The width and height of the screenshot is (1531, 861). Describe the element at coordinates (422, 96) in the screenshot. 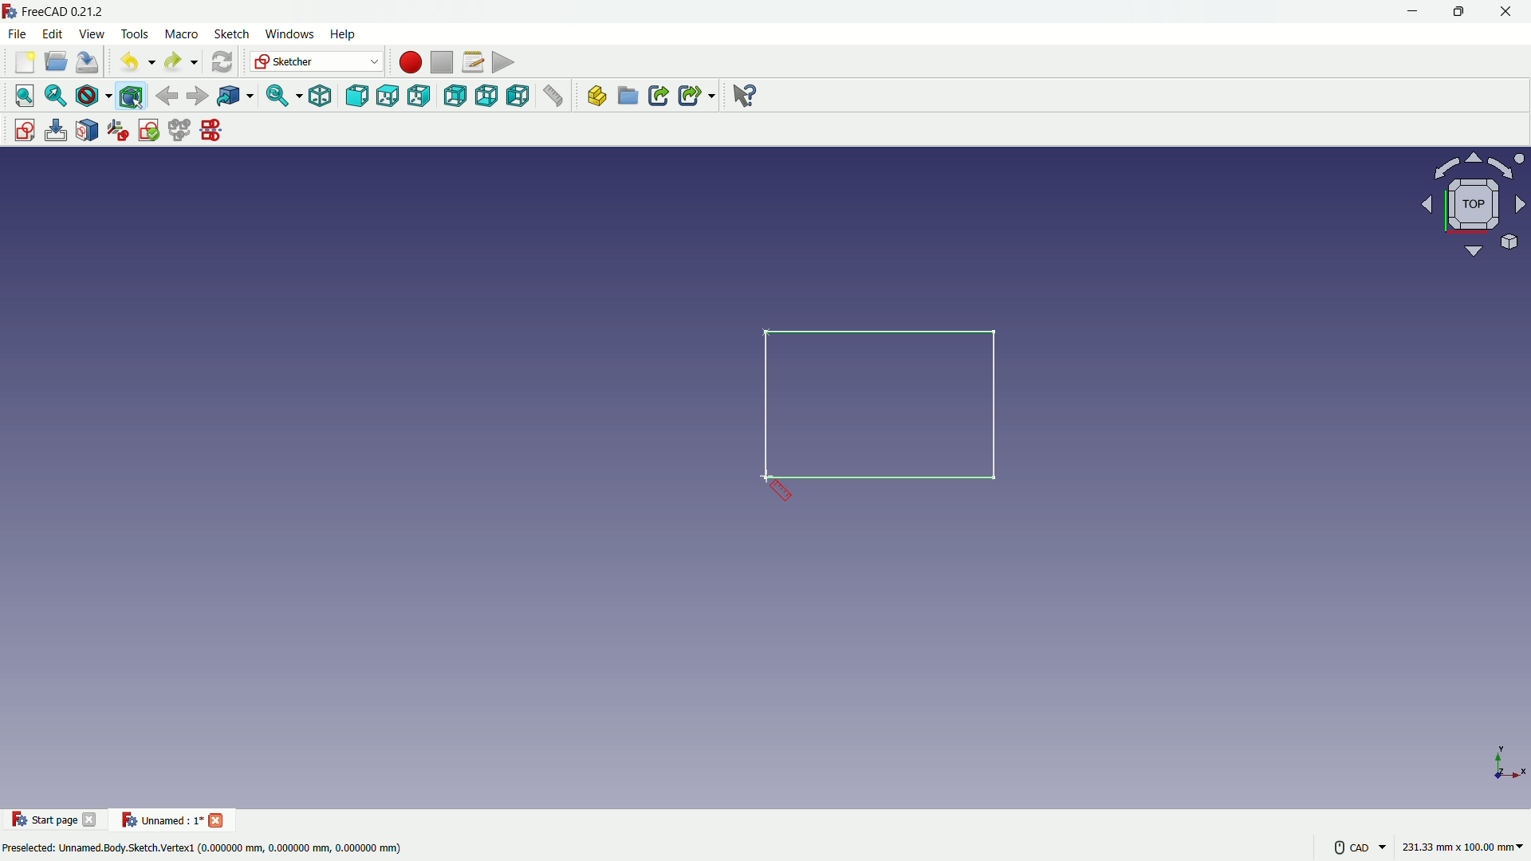

I see `right view` at that location.